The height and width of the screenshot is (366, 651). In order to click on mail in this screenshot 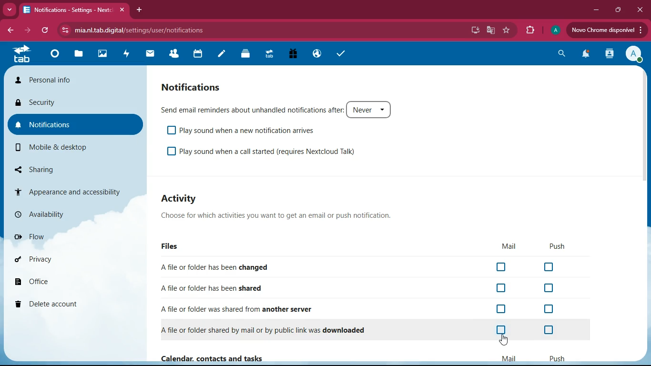, I will do `click(509, 357)`.